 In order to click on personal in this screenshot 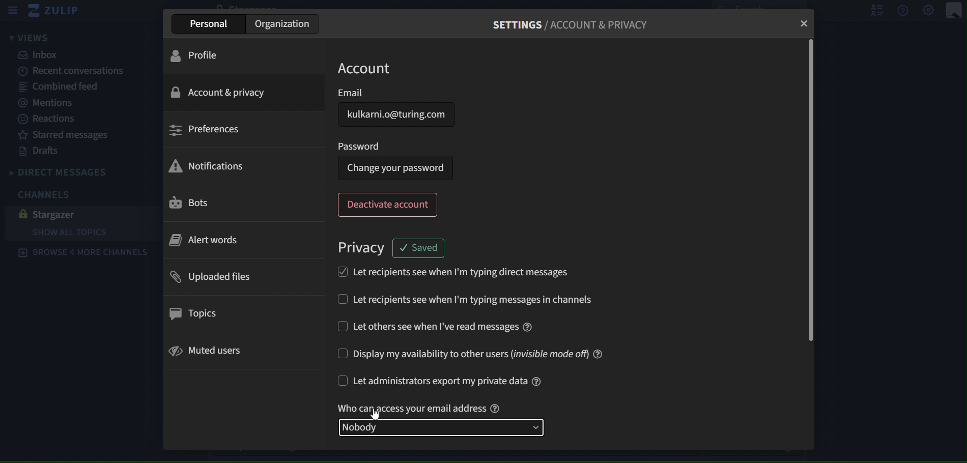, I will do `click(212, 23)`.